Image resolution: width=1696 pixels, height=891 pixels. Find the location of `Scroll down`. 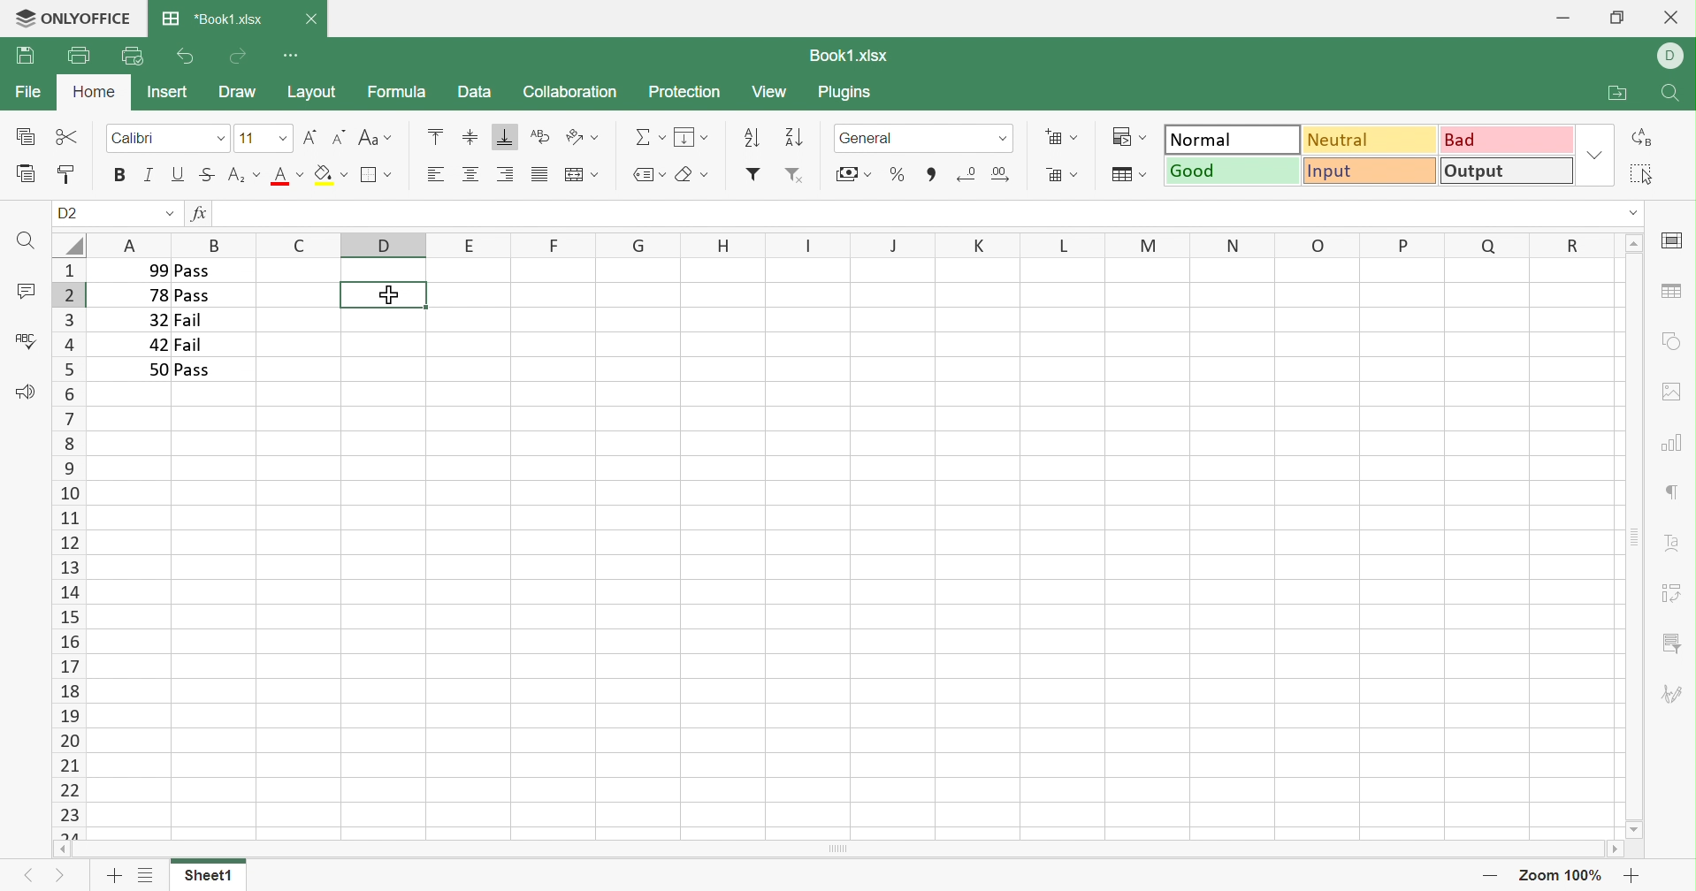

Scroll down is located at coordinates (1636, 829).